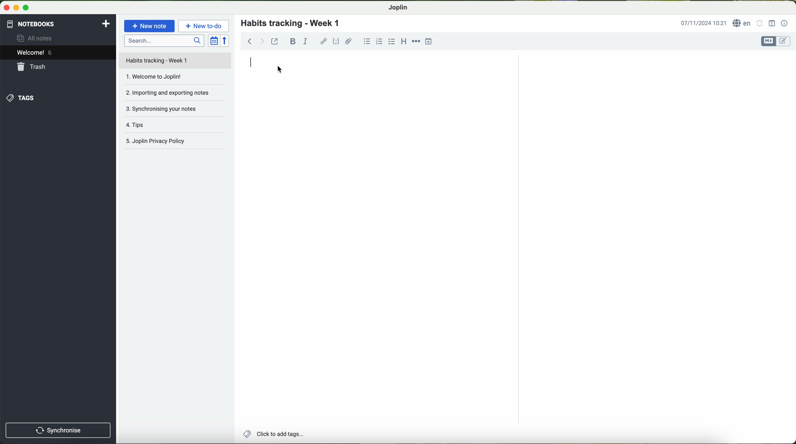 This screenshot has height=444, width=796. What do you see at coordinates (403, 41) in the screenshot?
I see `heading` at bounding box center [403, 41].